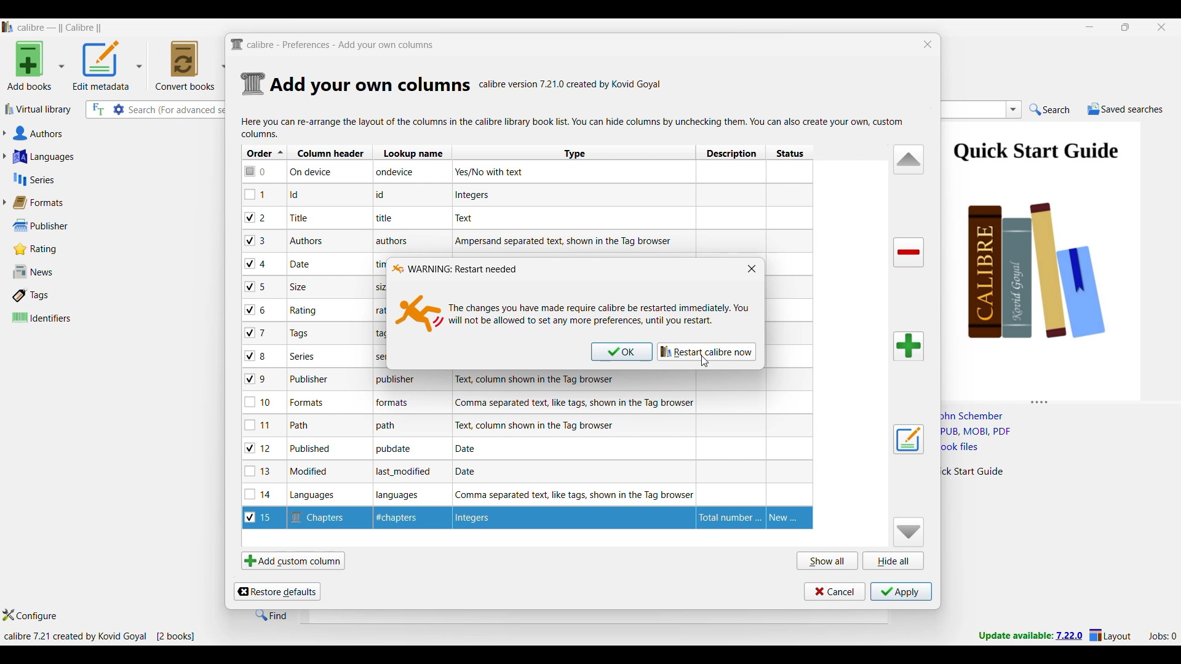 Image resolution: width=1181 pixels, height=664 pixels. I want to click on note, so click(380, 288).